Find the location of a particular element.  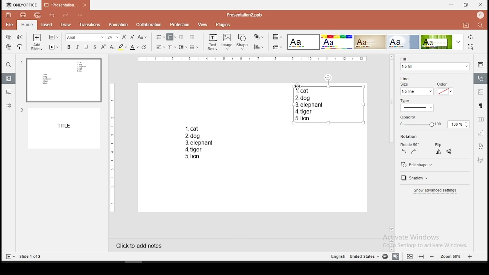

rotate 90 counterclockwise is located at coordinates (405, 152).